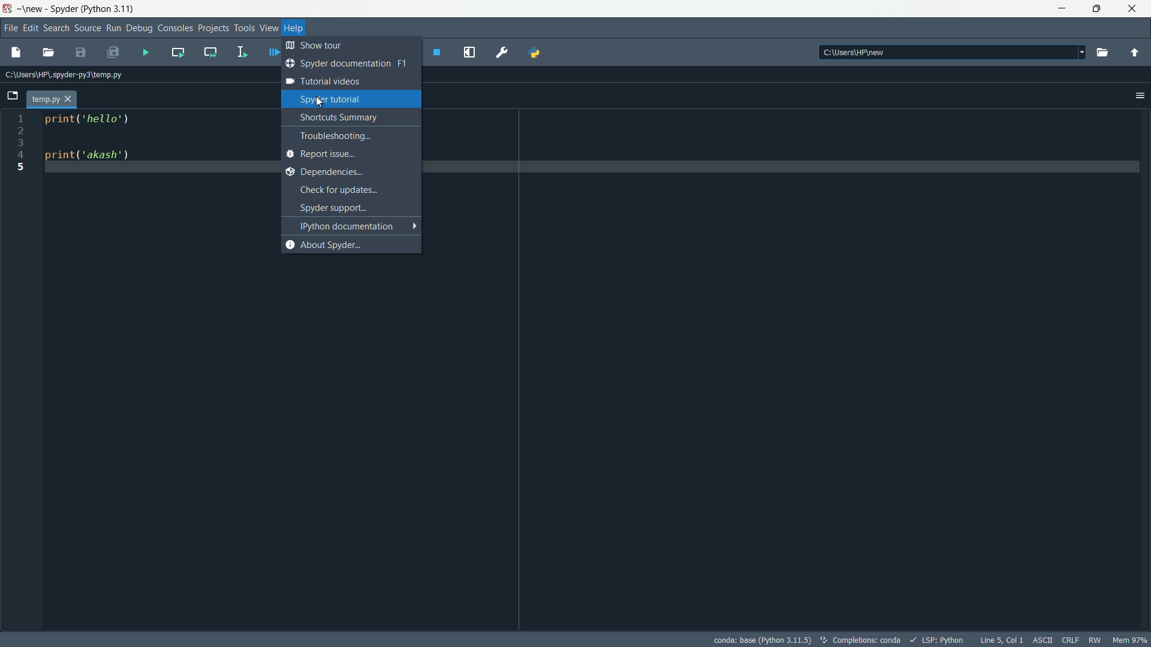  Describe the element at coordinates (350, 137) in the screenshot. I see `troubleshooting` at that location.